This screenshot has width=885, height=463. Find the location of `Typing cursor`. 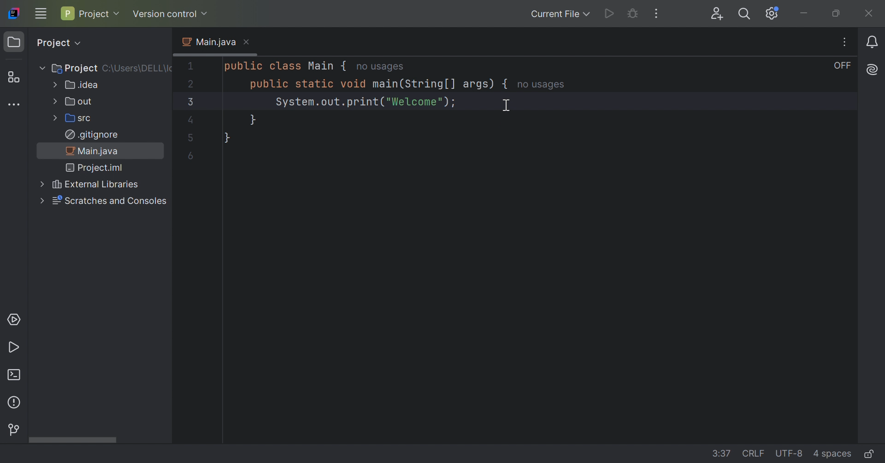

Typing cursor is located at coordinates (506, 106).